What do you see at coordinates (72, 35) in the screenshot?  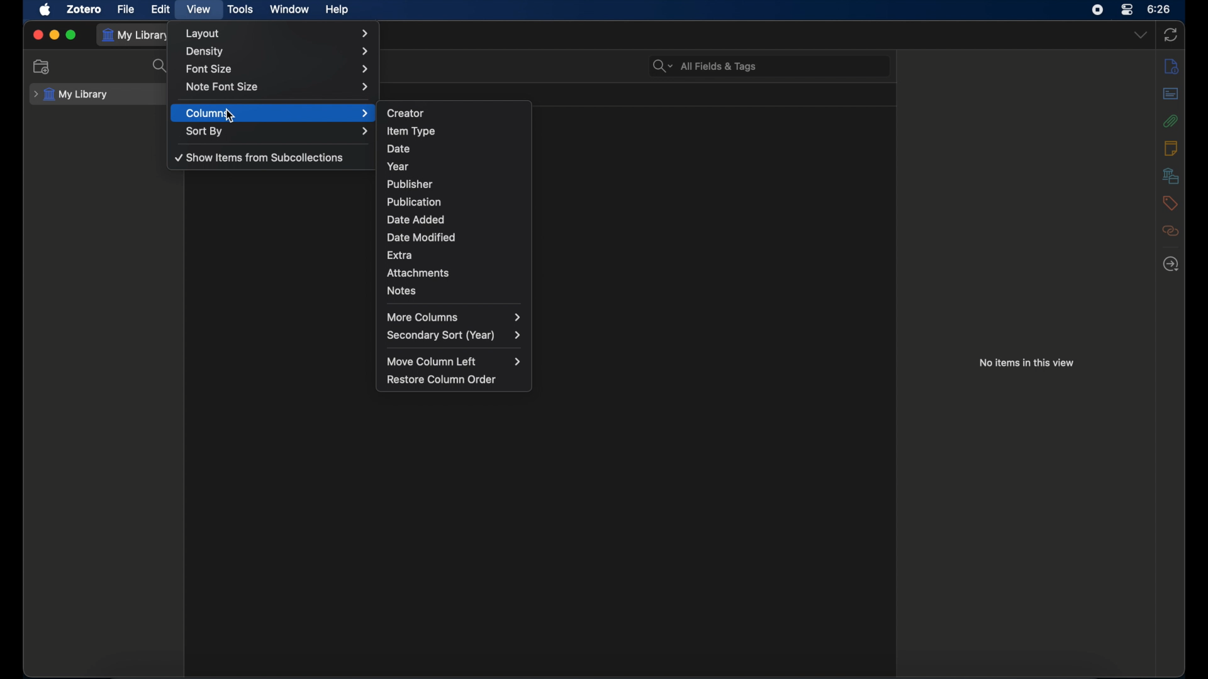 I see `maximize` at bounding box center [72, 35].